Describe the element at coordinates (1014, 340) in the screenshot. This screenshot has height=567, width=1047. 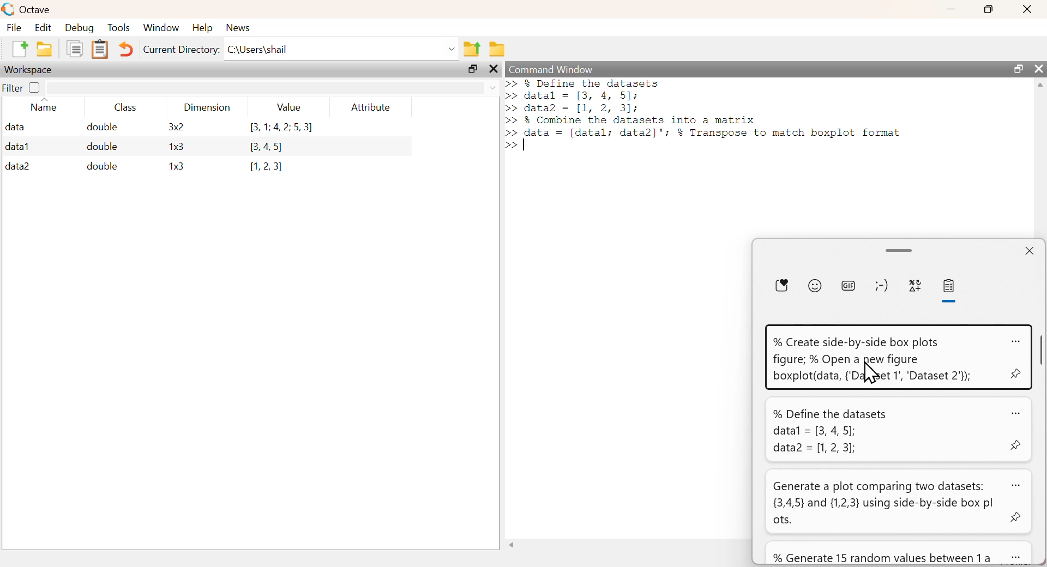
I see `more options` at that location.